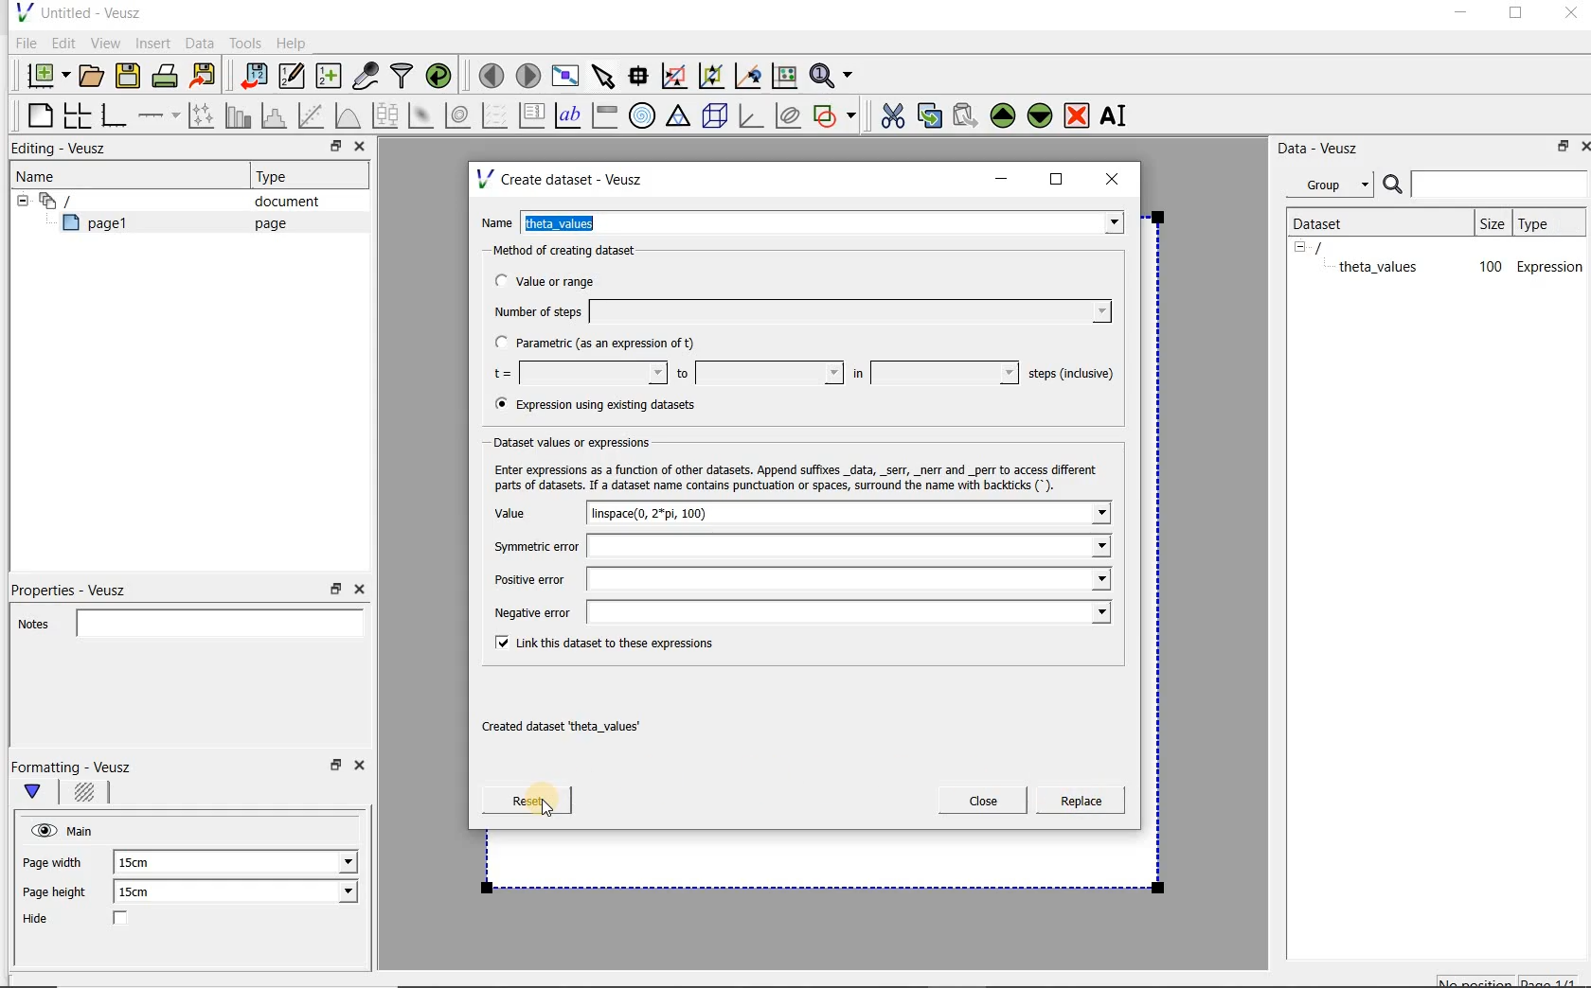 Image resolution: width=1591 pixels, height=988 pixels. What do you see at coordinates (604, 115) in the screenshot?
I see `image color bar` at bounding box center [604, 115].